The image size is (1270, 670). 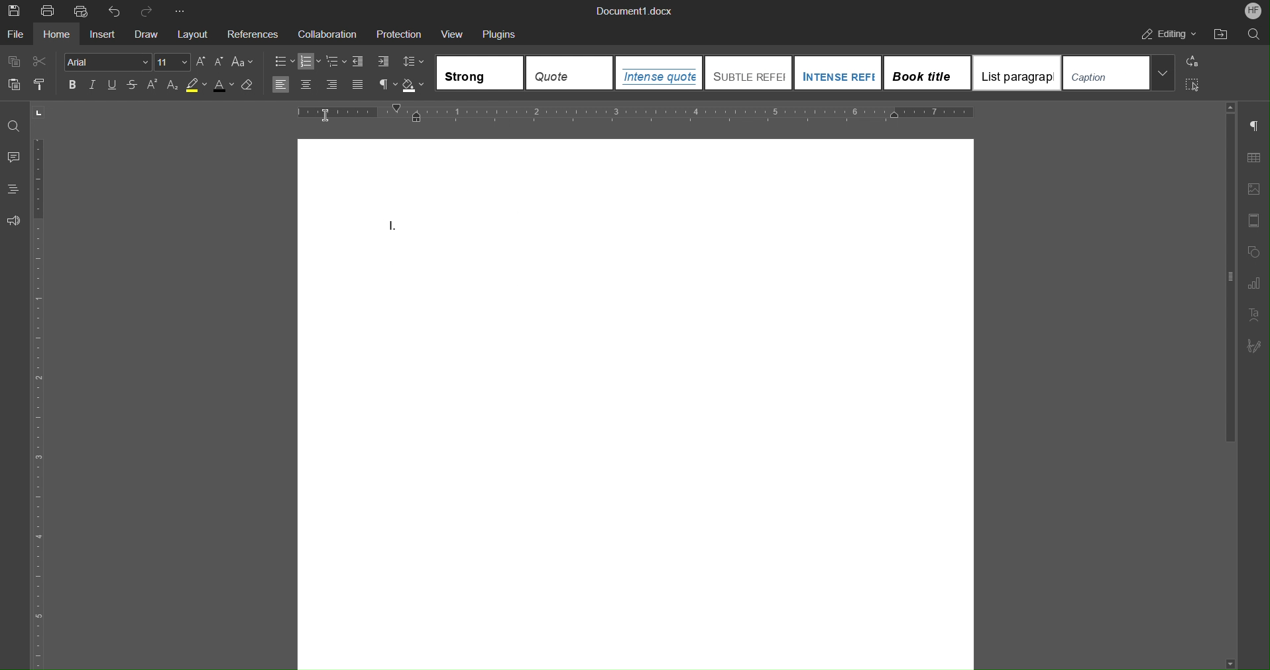 I want to click on Quick Print, so click(x=83, y=11).